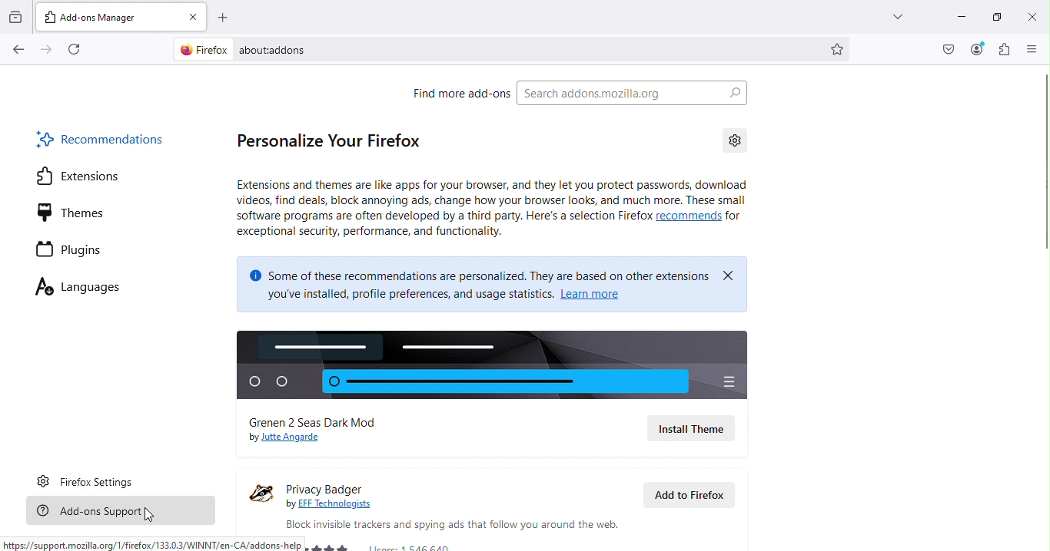 The height and width of the screenshot is (551, 1050). I want to click on Privacy badger, so click(344, 485).